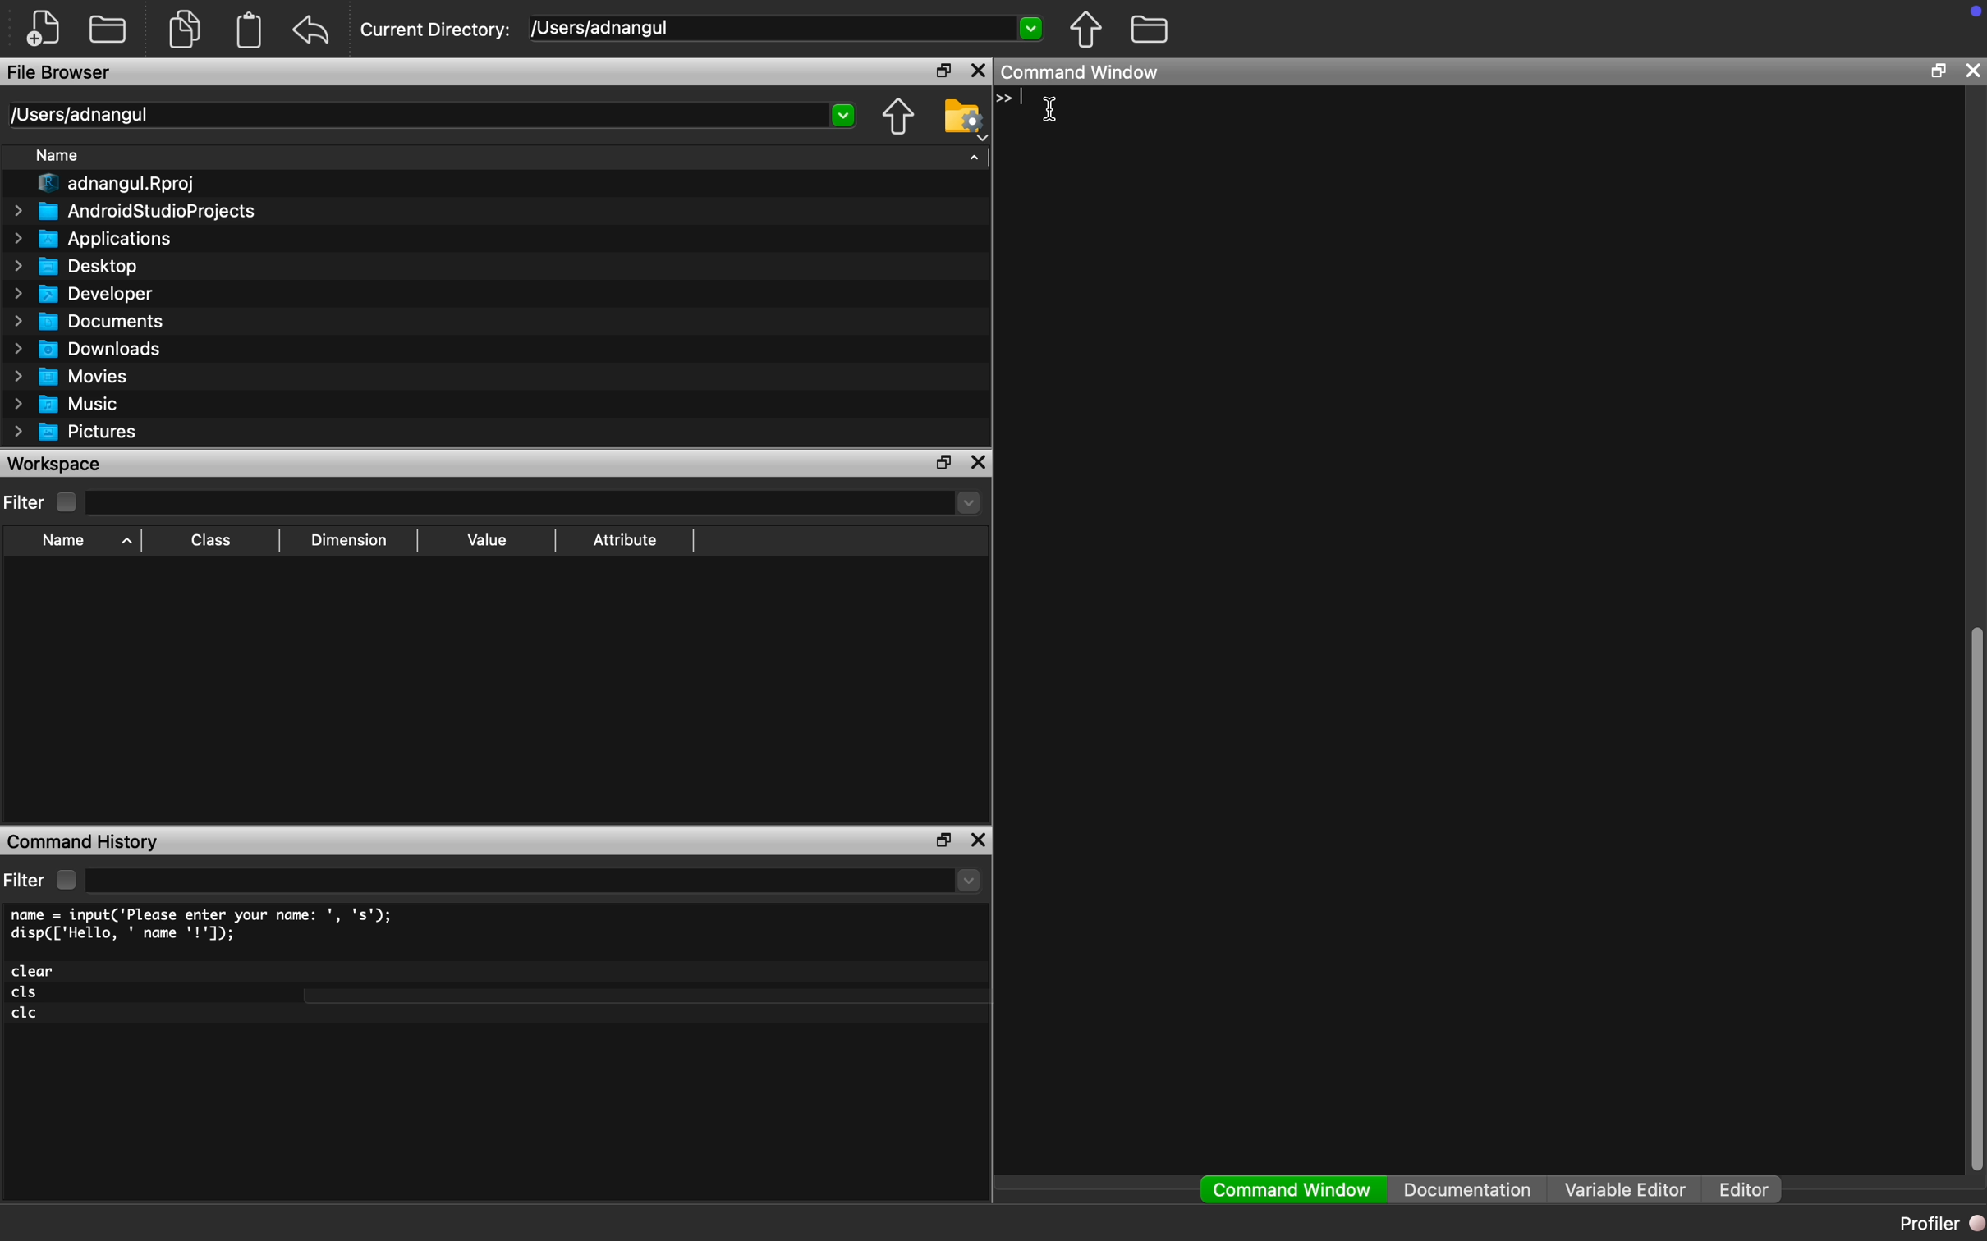  What do you see at coordinates (1626, 1188) in the screenshot?
I see `Variable Editor` at bounding box center [1626, 1188].